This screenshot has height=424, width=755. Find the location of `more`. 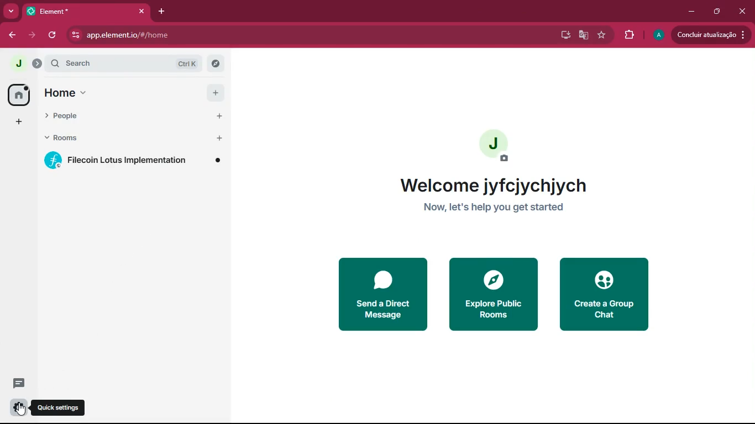

more is located at coordinates (11, 10).